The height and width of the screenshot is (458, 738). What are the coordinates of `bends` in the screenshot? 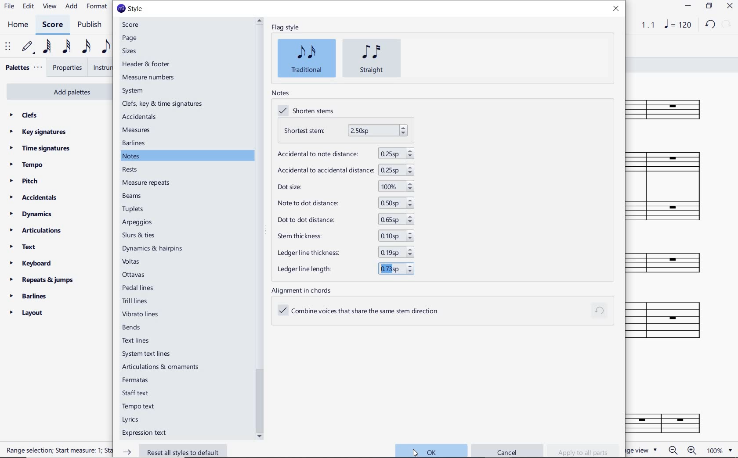 It's located at (134, 327).